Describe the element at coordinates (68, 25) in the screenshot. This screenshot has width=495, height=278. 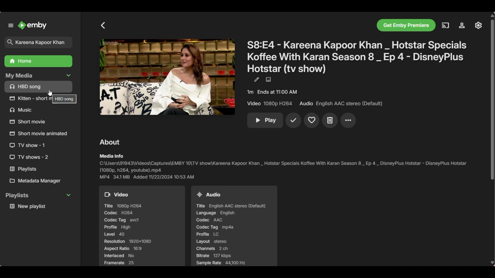
I see `Close left panel` at that location.